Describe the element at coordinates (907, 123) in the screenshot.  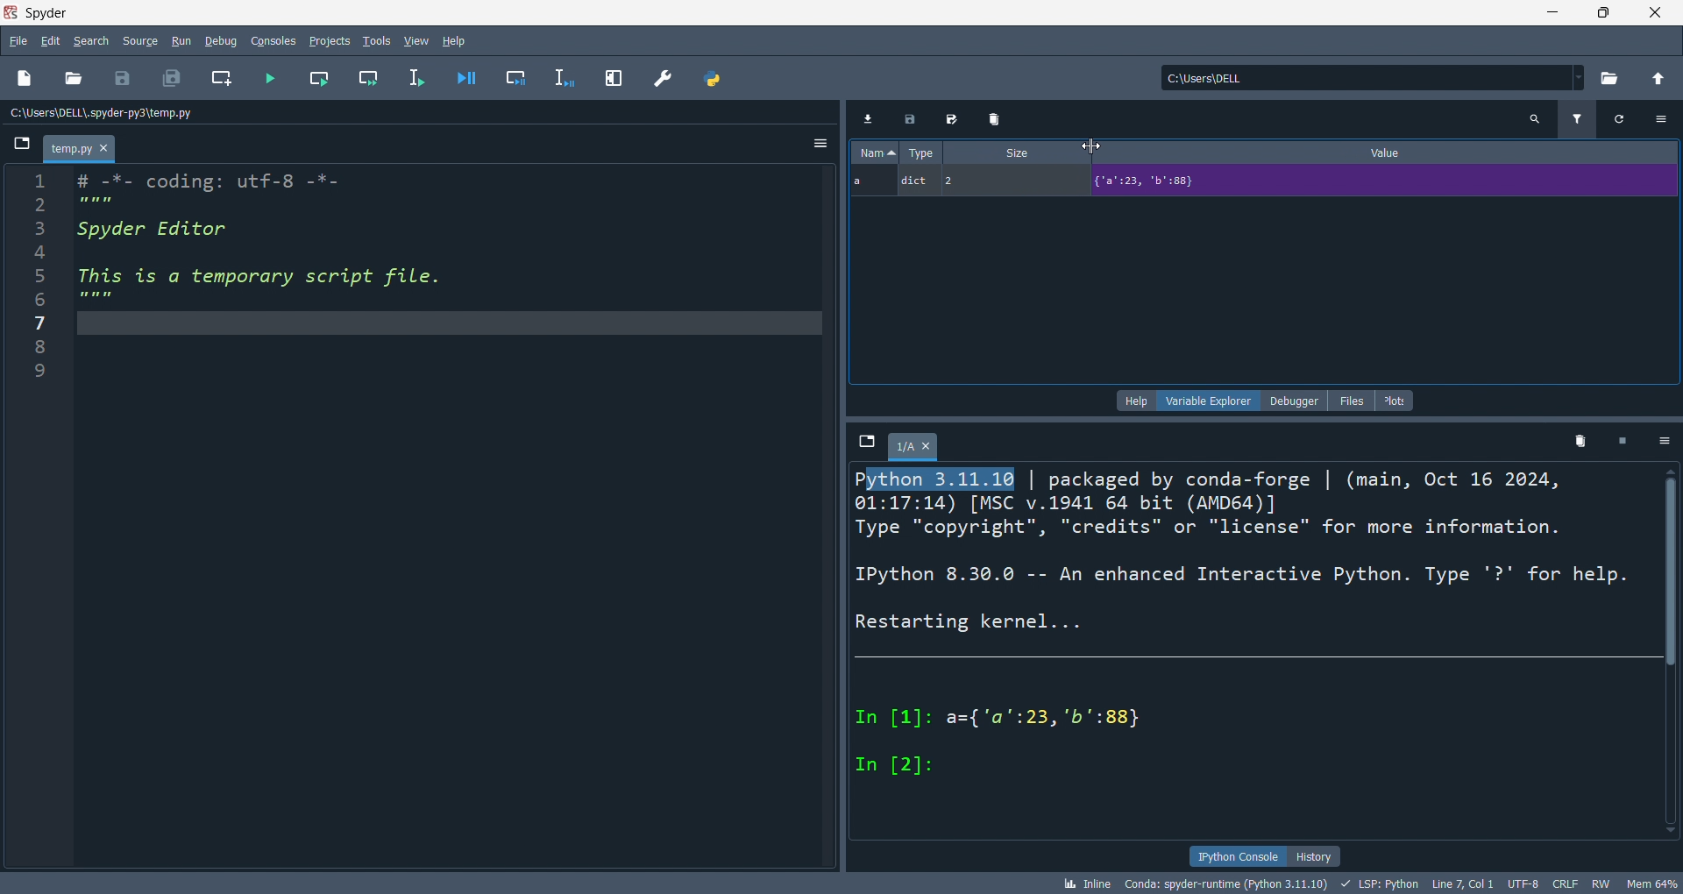
I see `save data` at that location.